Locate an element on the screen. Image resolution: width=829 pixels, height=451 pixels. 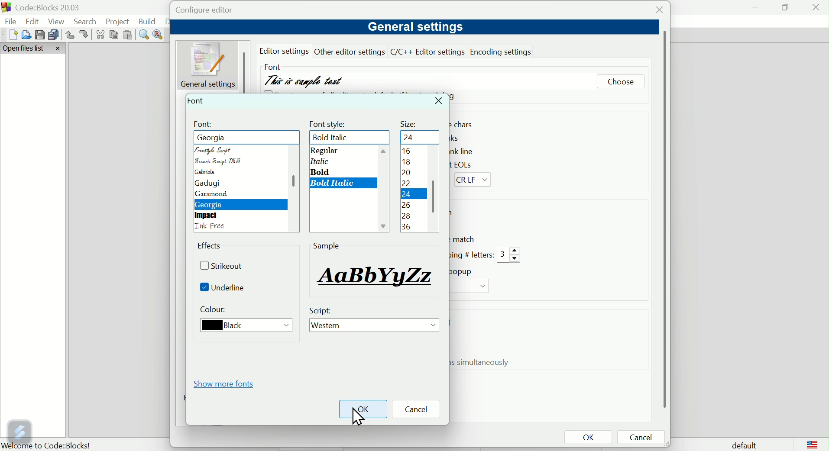
redo is located at coordinates (85, 34).